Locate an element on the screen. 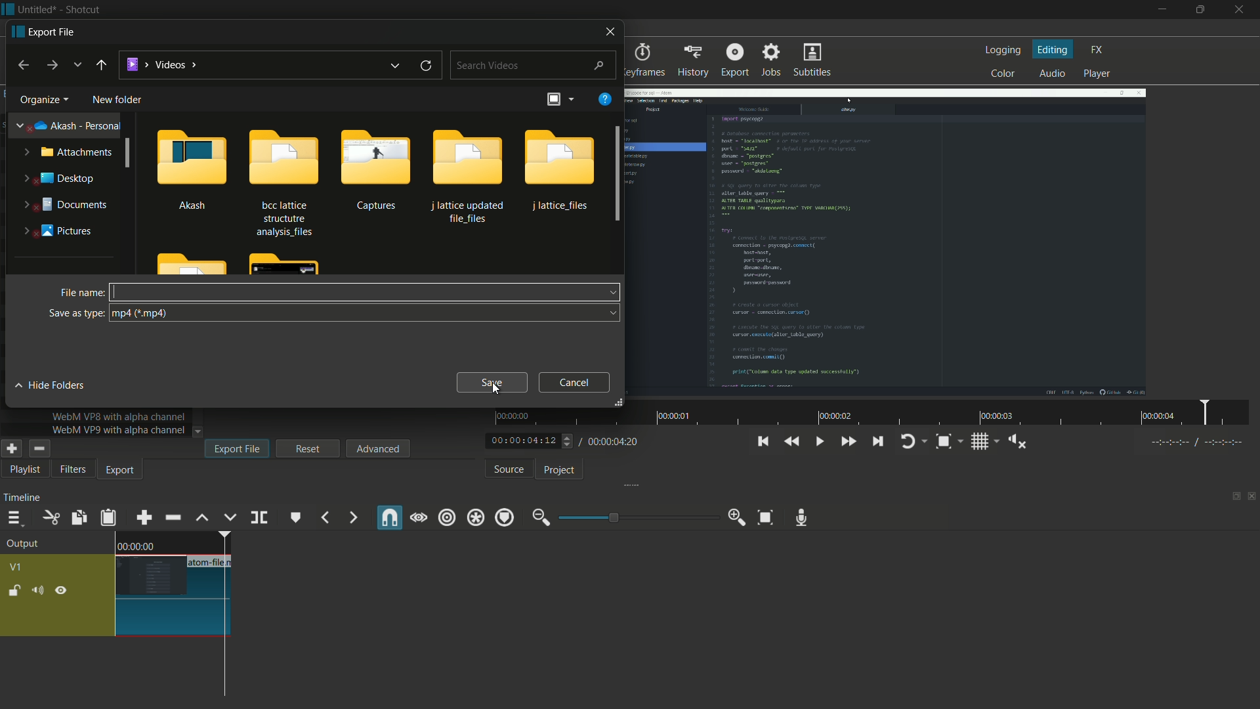  new folder is located at coordinates (117, 99).